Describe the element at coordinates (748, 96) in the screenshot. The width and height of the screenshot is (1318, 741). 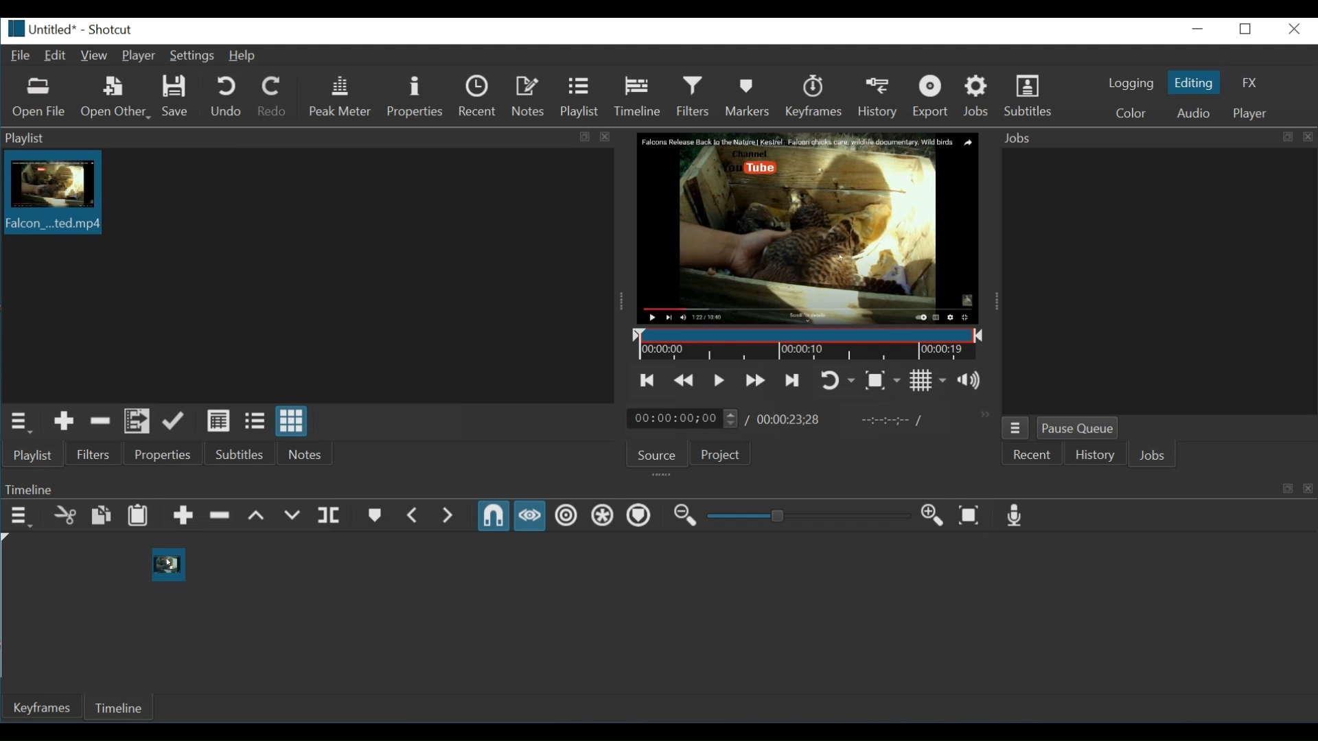
I see `Markers` at that location.